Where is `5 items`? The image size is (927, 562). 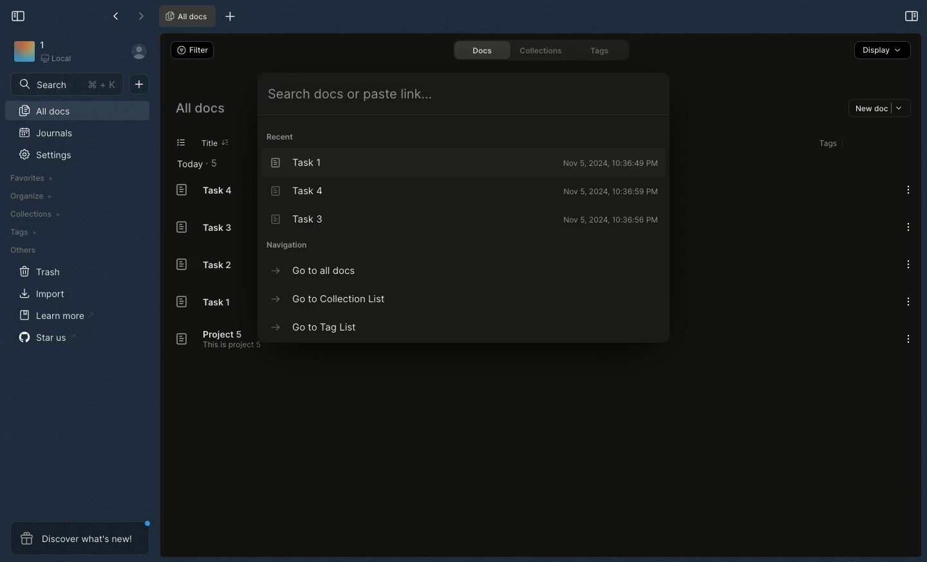 5 items is located at coordinates (214, 162).